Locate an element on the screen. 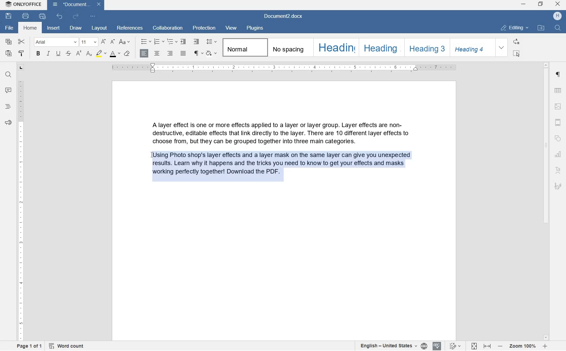  DECREASE INDENT is located at coordinates (184, 42).